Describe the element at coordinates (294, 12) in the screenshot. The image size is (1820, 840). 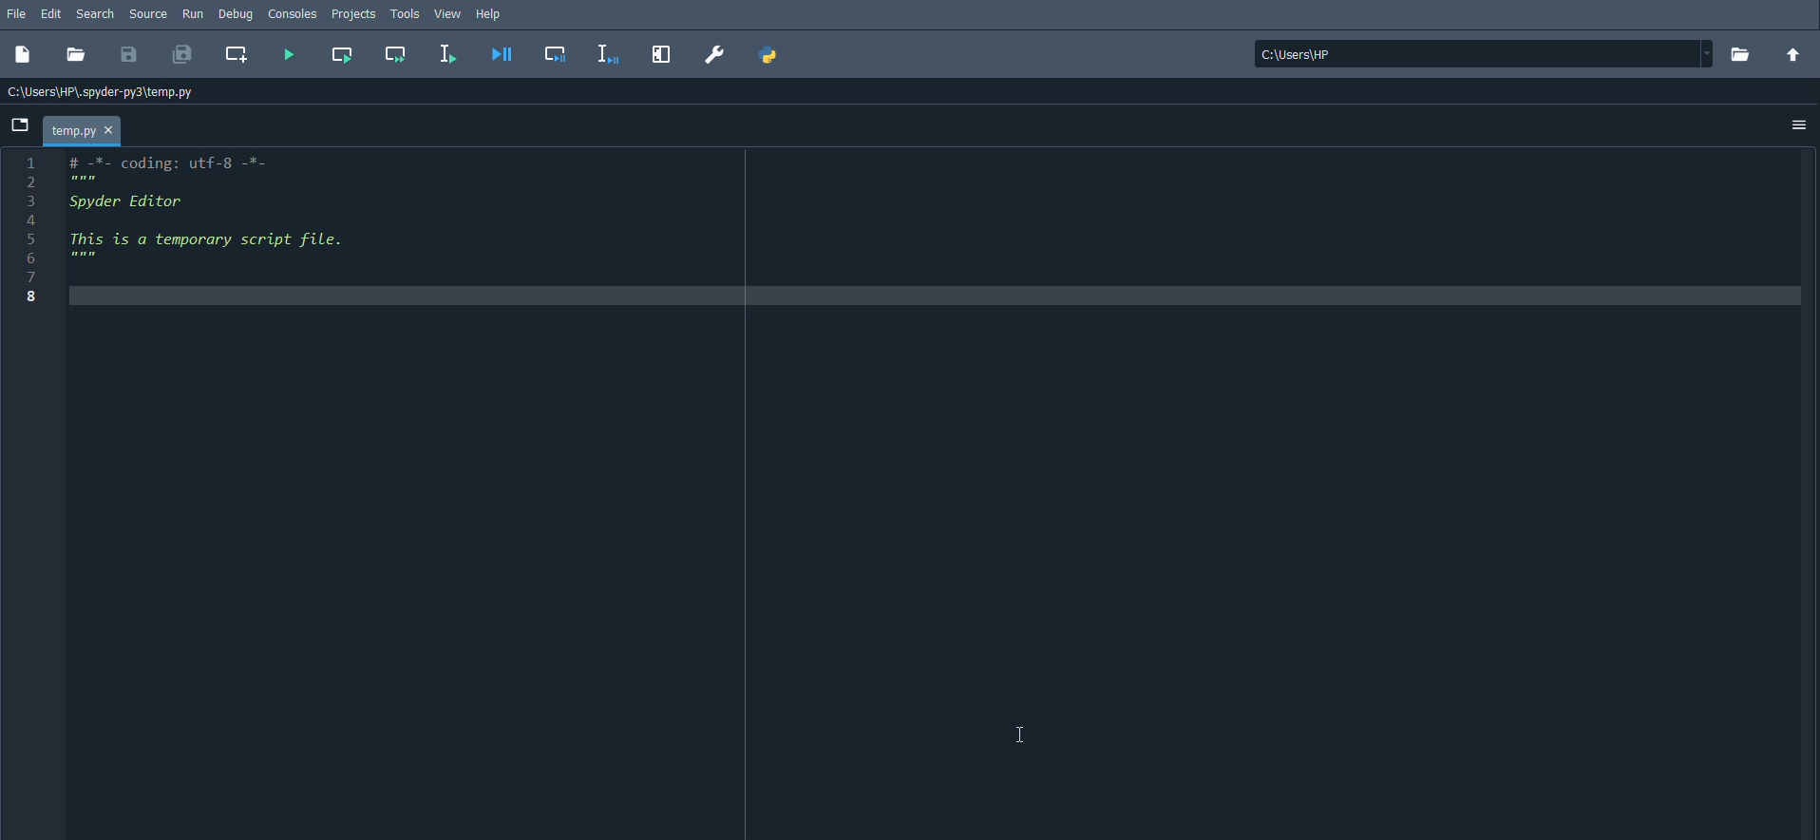
I see `Consoles` at that location.